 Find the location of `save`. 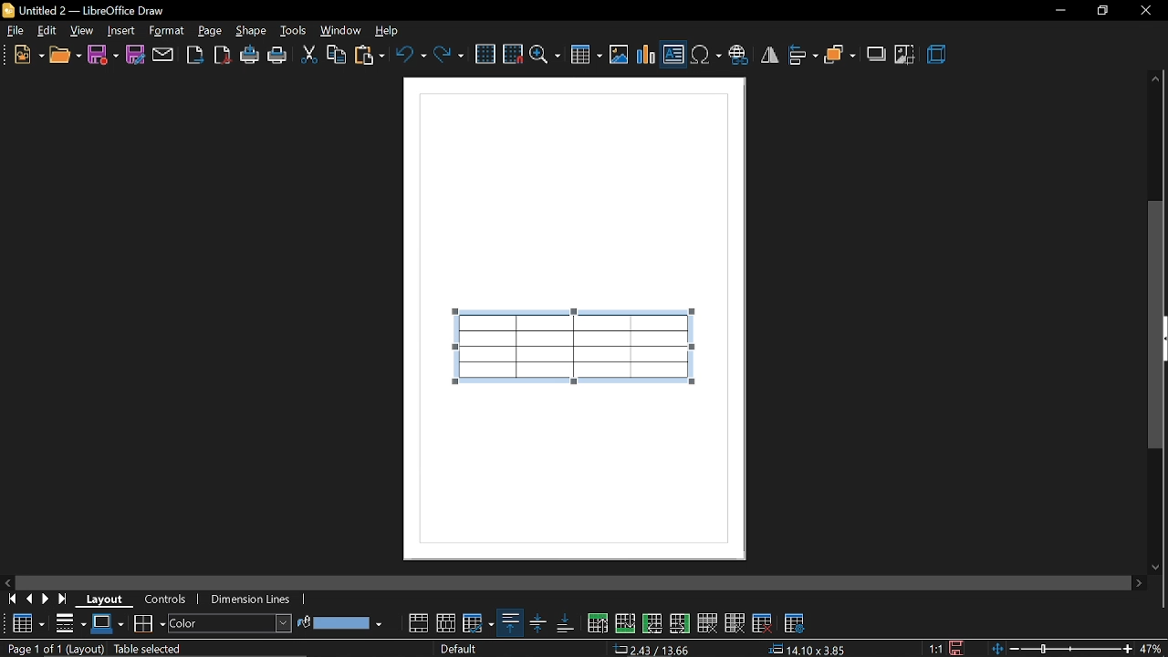

save is located at coordinates (958, 647).